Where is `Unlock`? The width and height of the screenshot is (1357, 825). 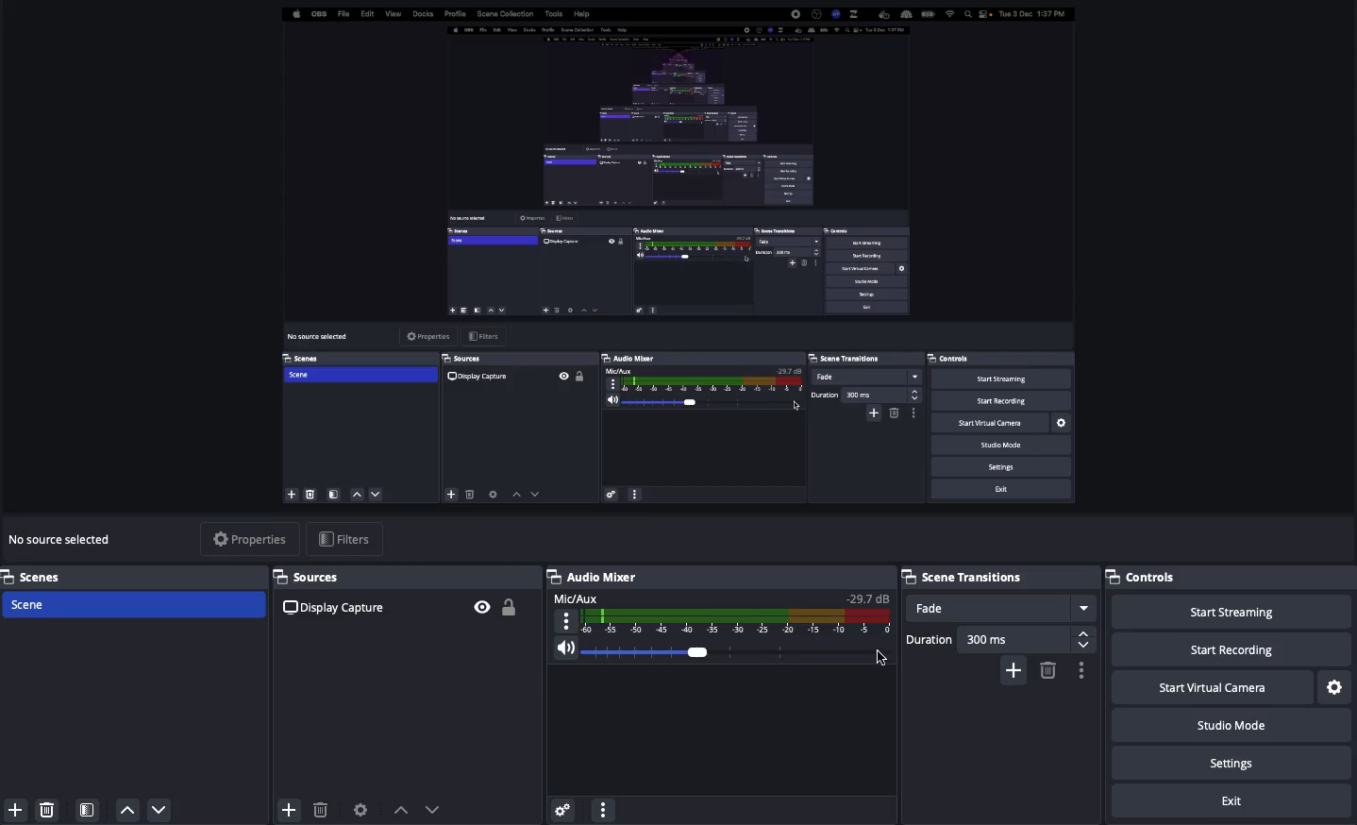
Unlock is located at coordinates (511, 608).